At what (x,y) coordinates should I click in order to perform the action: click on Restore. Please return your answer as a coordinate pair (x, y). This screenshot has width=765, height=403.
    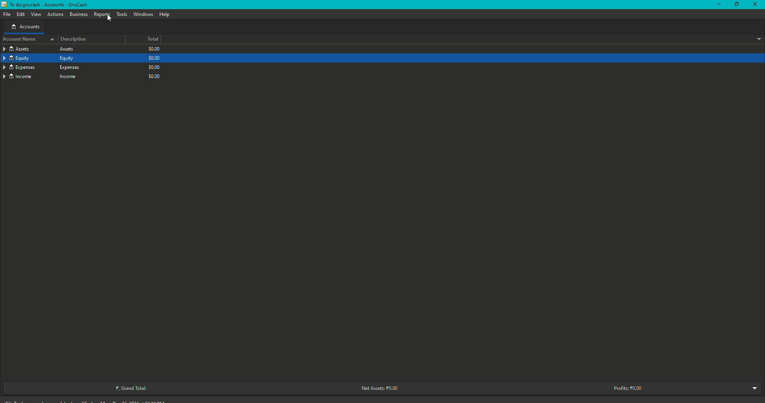
    Looking at the image, I should click on (717, 6).